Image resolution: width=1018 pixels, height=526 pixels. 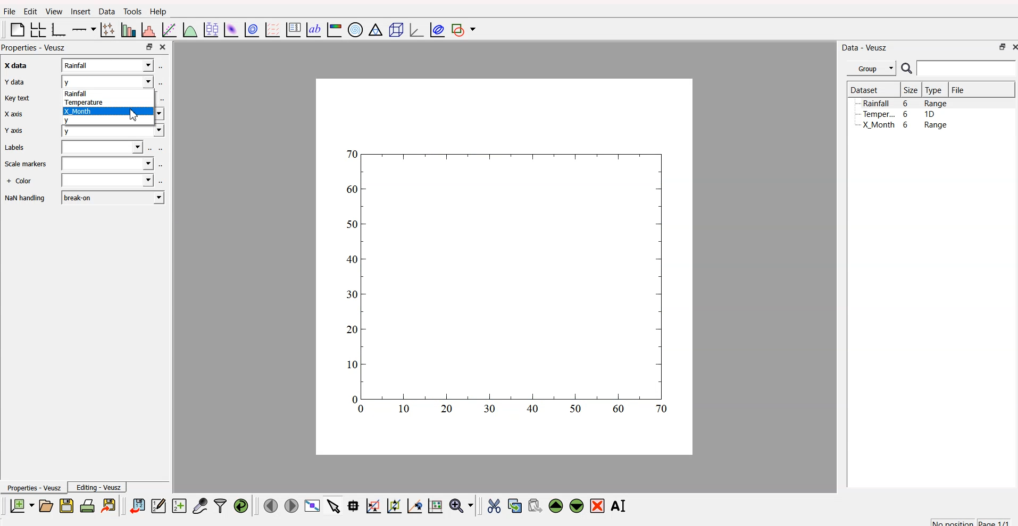 I want to click on Rainfall 6 Range, so click(x=906, y=103).